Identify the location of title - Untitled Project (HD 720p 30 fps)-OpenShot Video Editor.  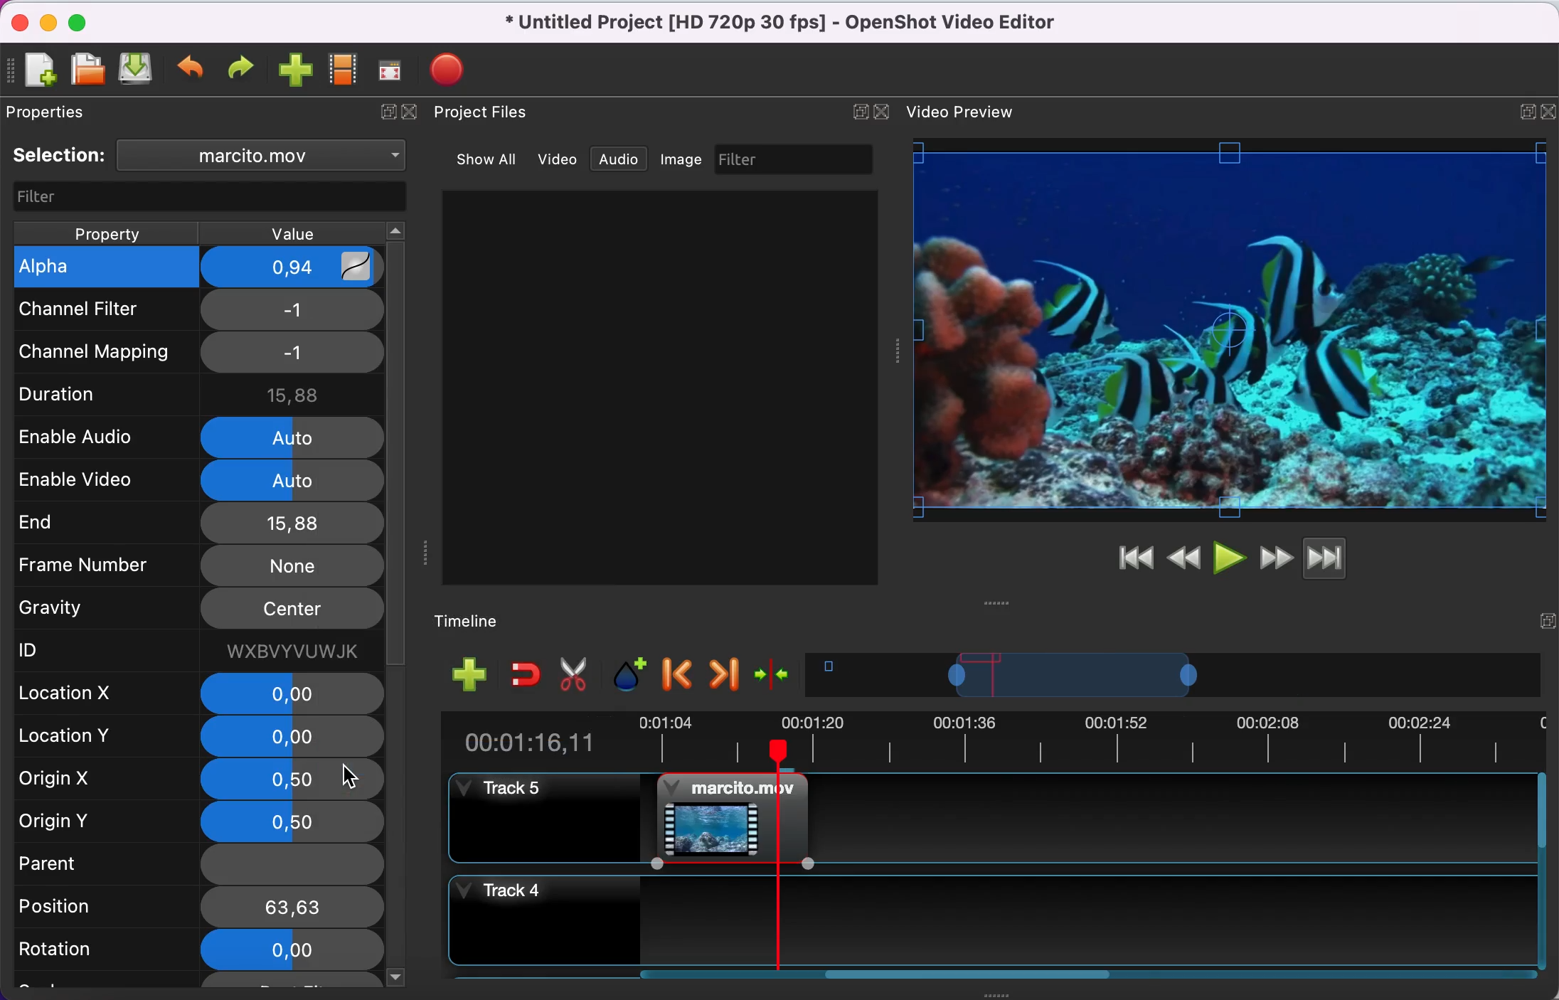
(803, 25).